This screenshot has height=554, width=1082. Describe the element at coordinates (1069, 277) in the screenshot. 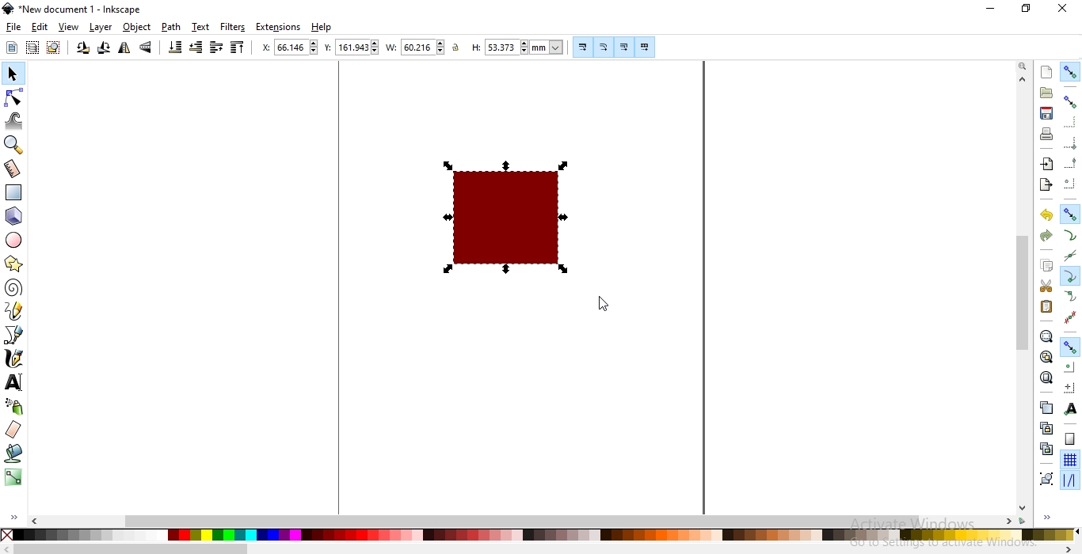

I see `nap to cusp nodes` at that location.